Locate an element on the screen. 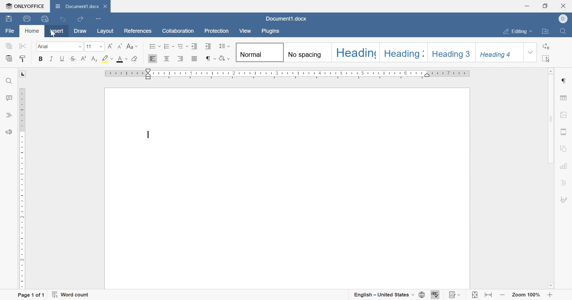  Document1.docx is located at coordinates (78, 7).